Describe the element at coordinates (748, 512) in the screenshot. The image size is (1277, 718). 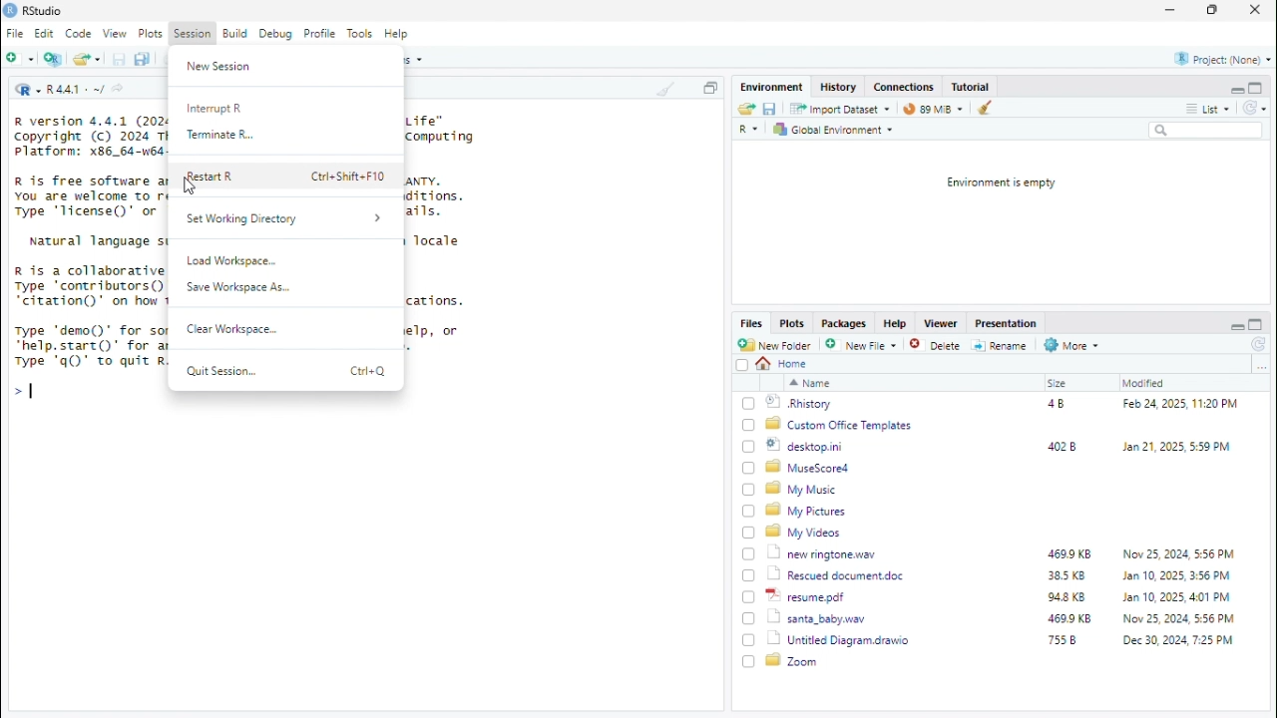
I see `Checkbox` at that location.